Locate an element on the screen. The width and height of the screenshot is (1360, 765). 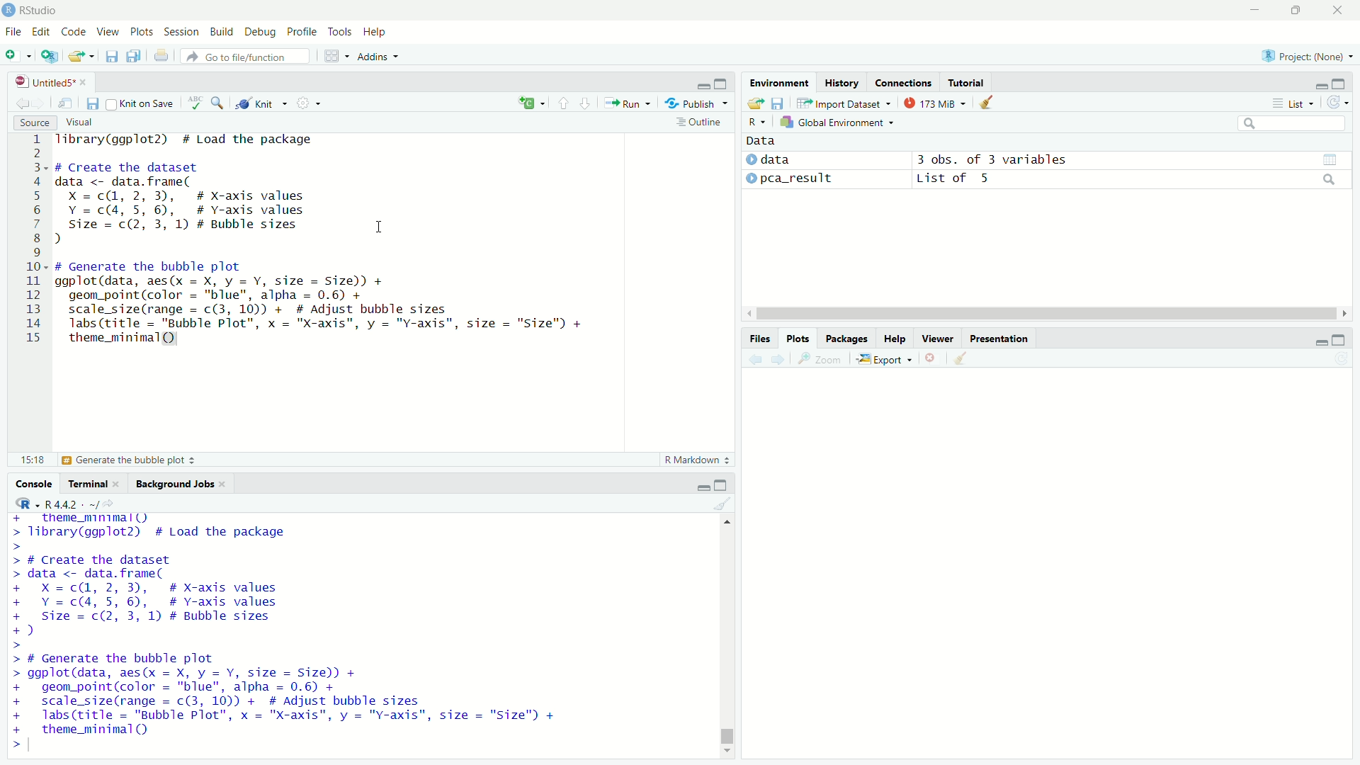
load workspace is located at coordinates (755, 104).